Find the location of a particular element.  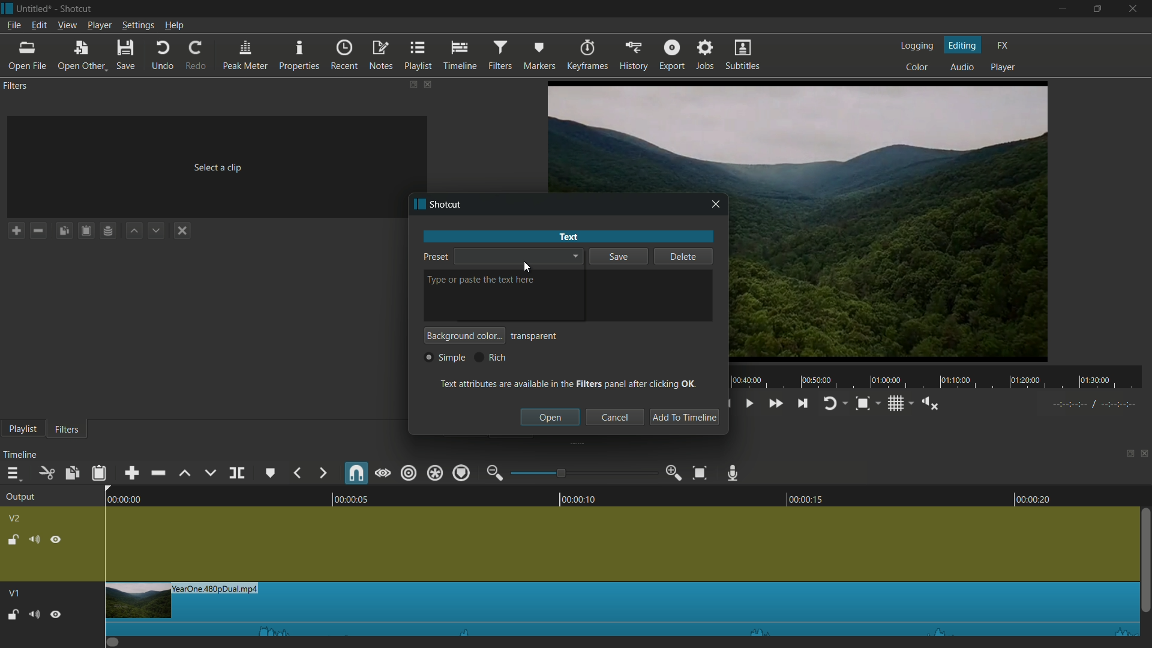

help menu is located at coordinates (174, 25).